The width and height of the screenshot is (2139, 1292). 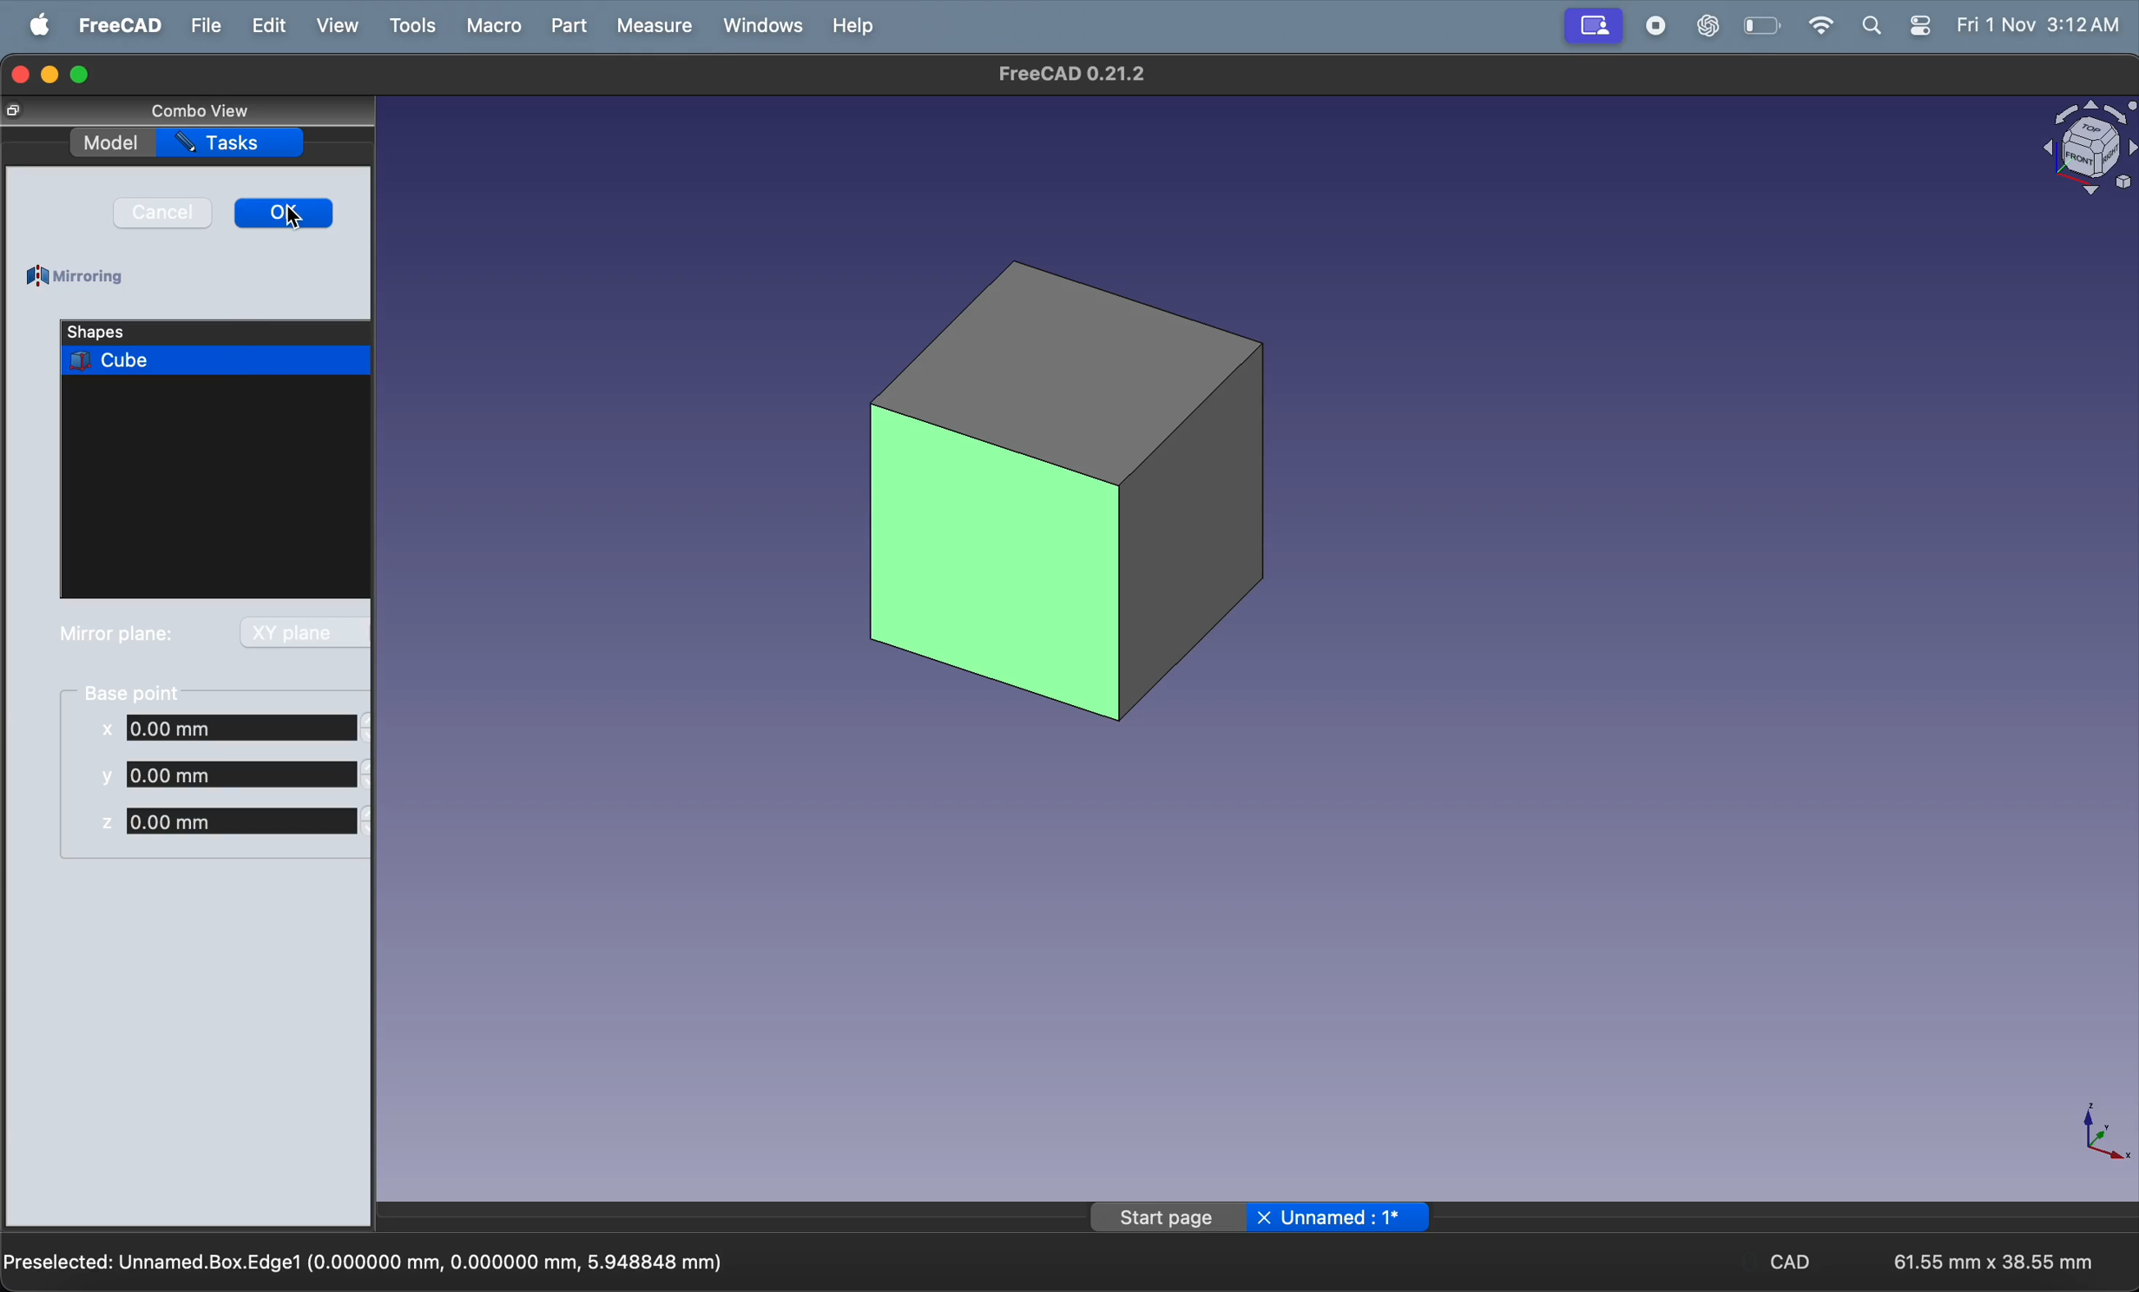 I want to click on unnamed, so click(x=1346, y=1219).